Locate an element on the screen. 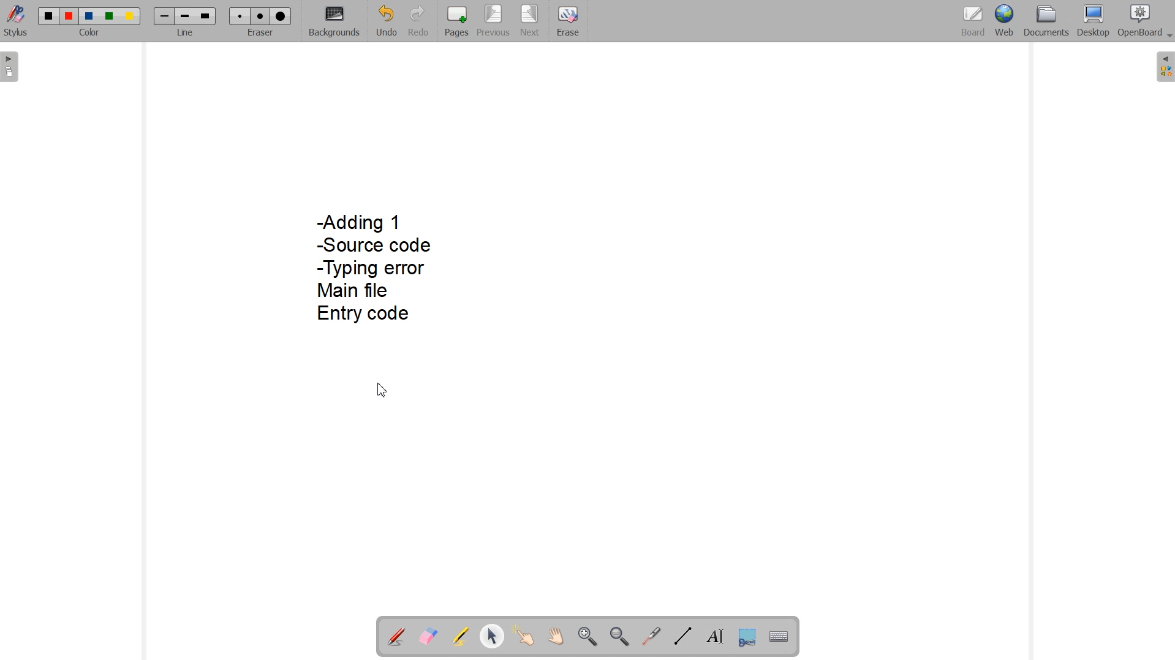 This screenshot has height=660, width=1175. Color 2 is located at coordinates (70, 17).